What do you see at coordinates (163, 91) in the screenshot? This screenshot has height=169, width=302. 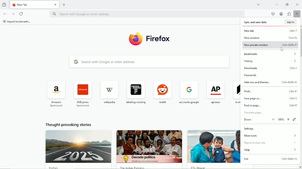 I see `reddit` at bounding box center [163, 91].